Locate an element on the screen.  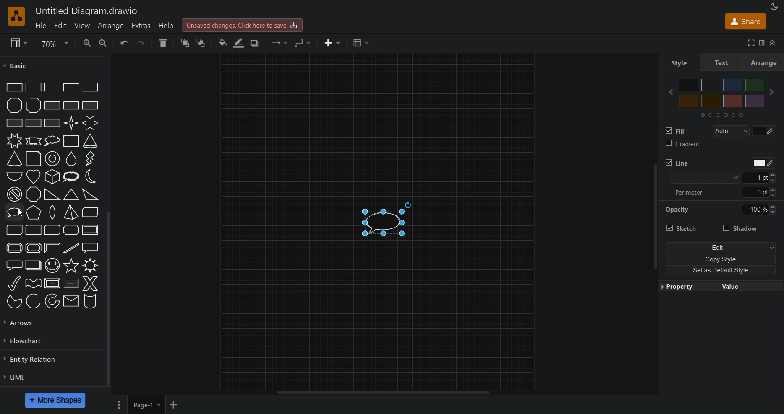
Isometric Cube is located at coordinates (52, 176).